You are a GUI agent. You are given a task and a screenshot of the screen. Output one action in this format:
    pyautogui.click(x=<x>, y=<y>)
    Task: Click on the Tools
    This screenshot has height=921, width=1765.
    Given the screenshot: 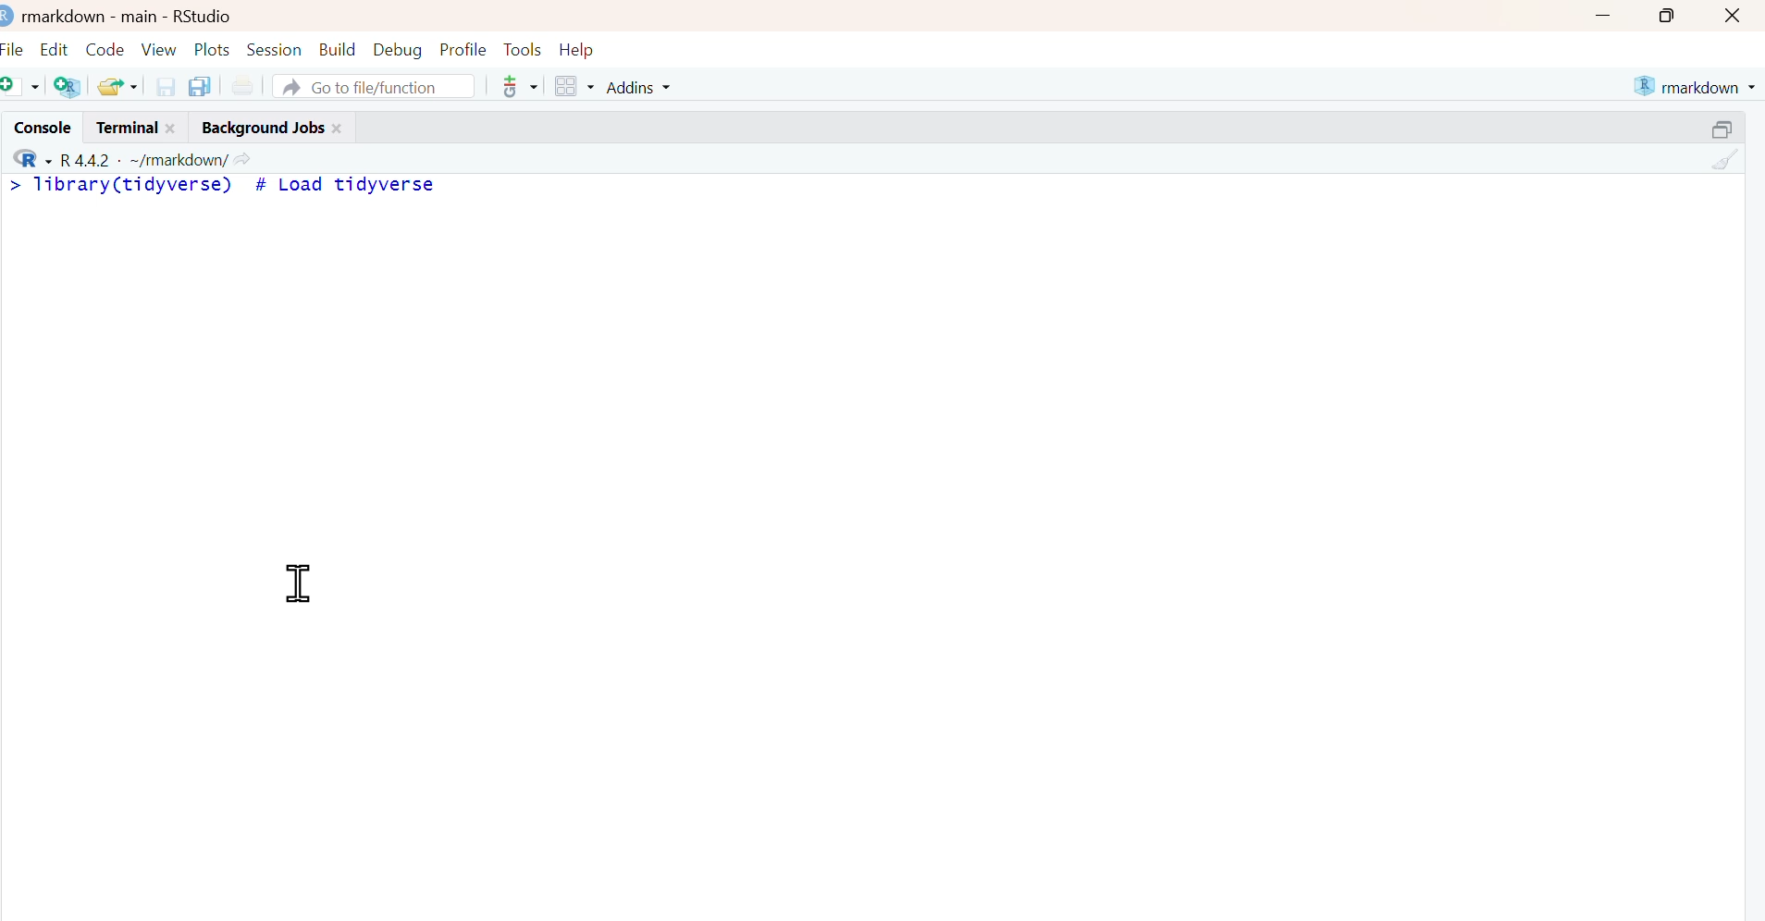 What is the action you would take?
    pyautogui.click(x=522, y=47)
    